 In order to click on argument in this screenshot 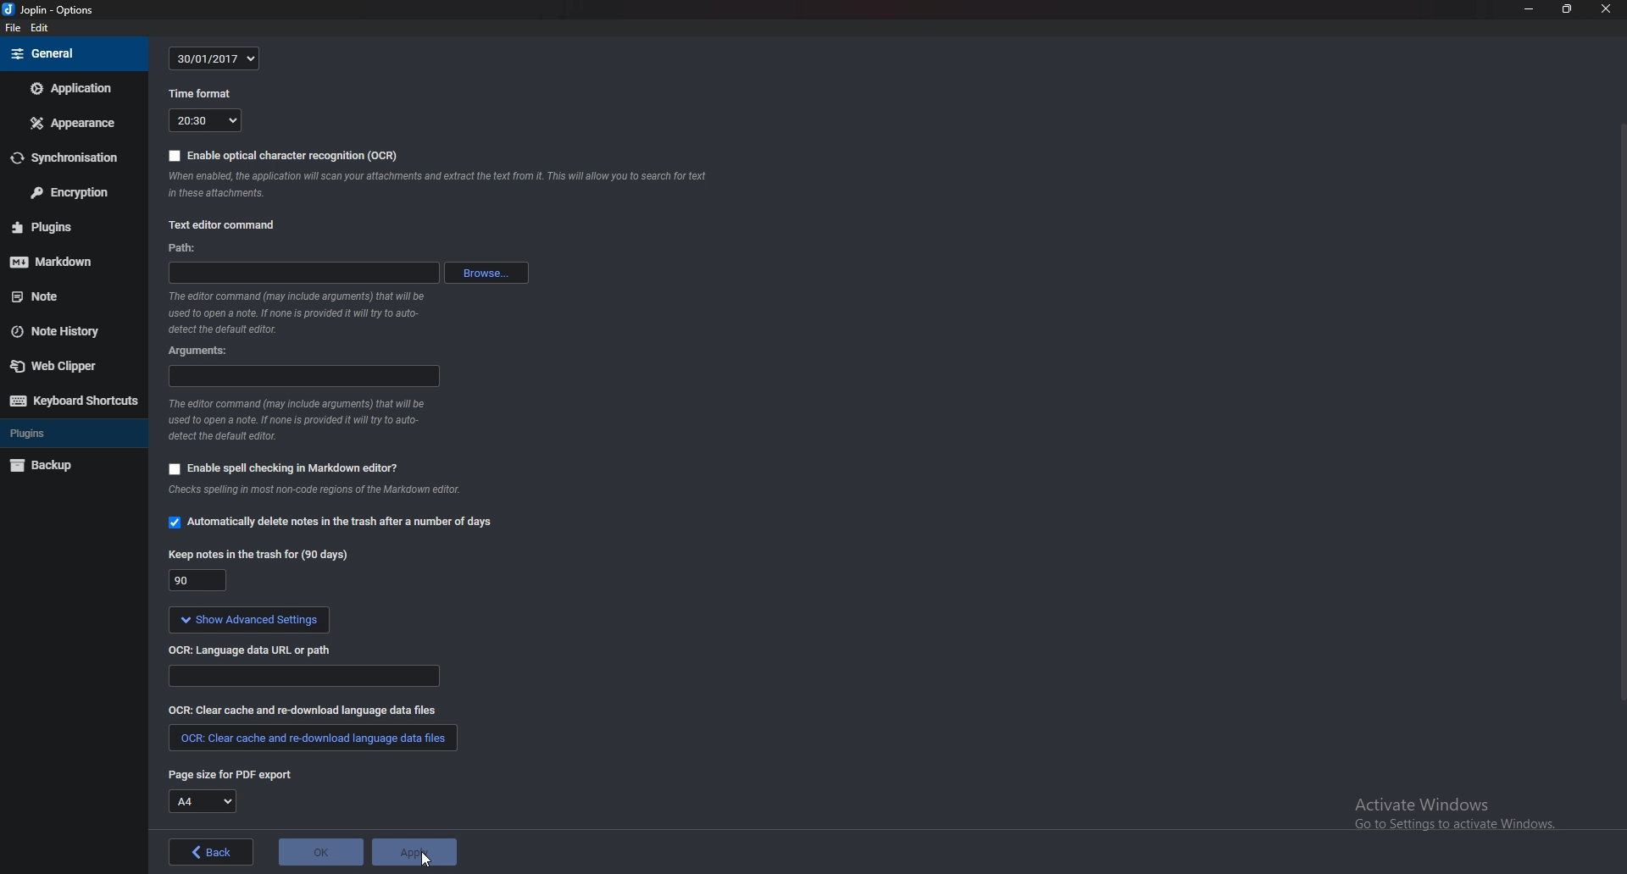, I will do `click(303, 377)`.